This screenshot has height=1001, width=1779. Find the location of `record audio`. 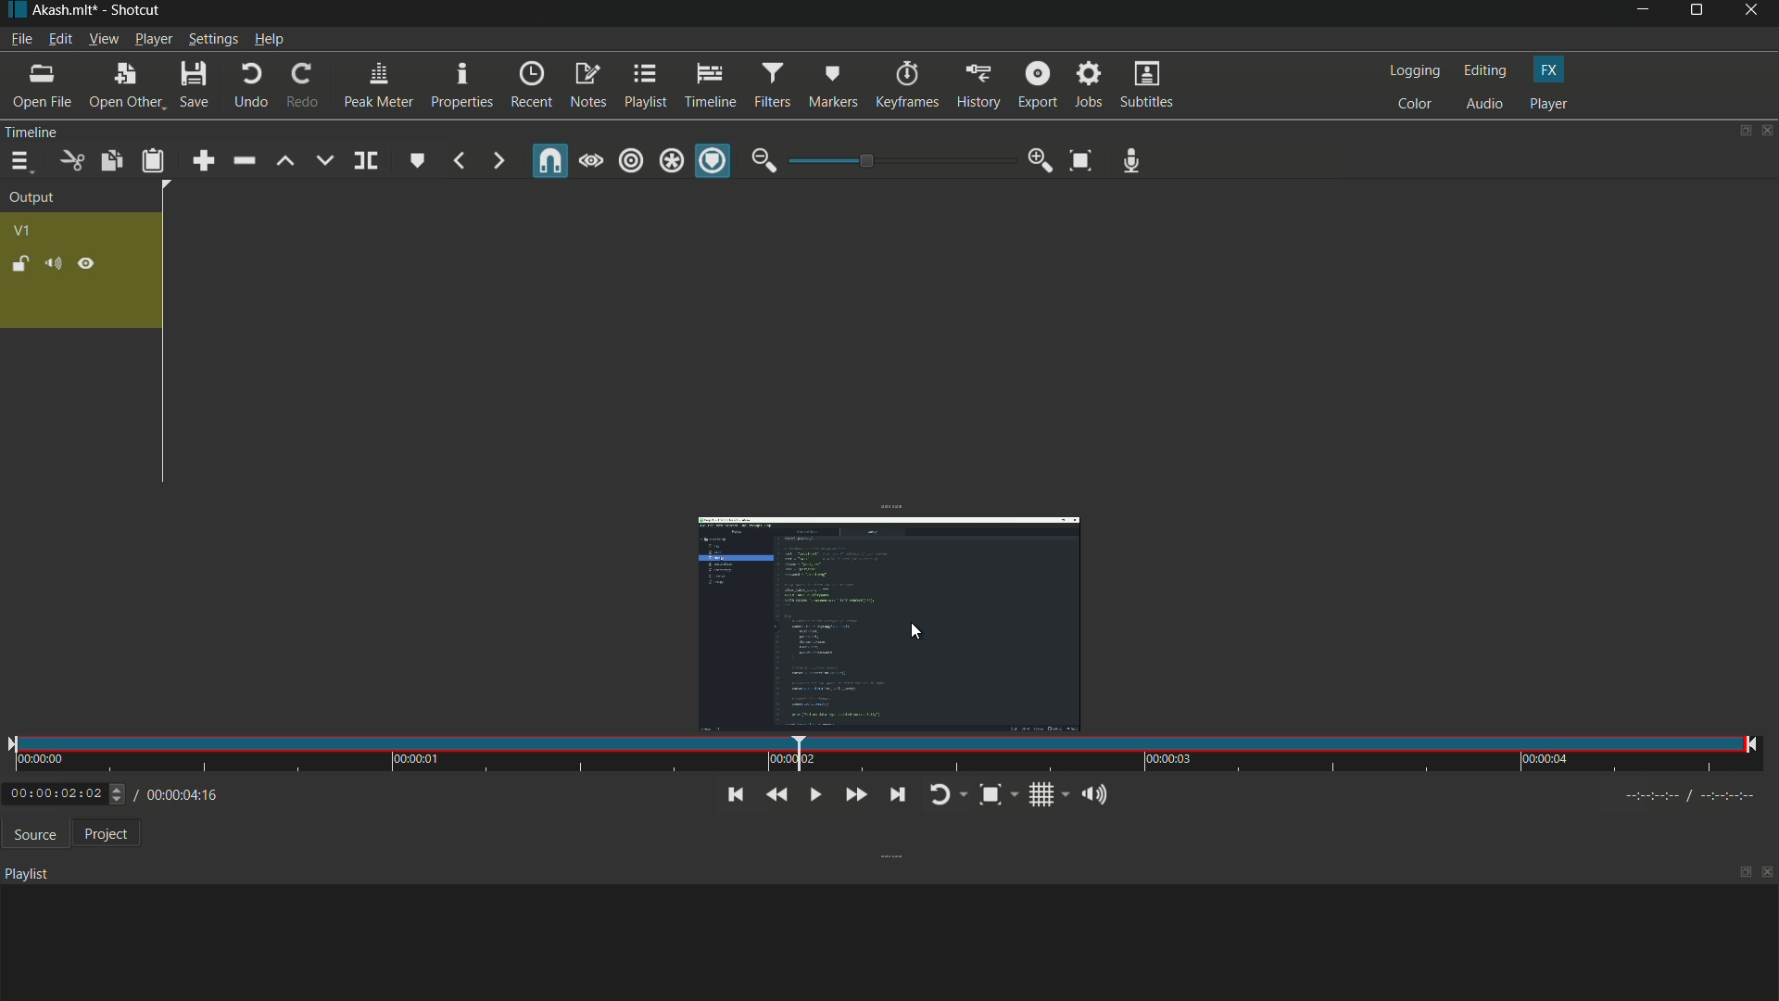

record audio is located at coordinates (1132, 161).